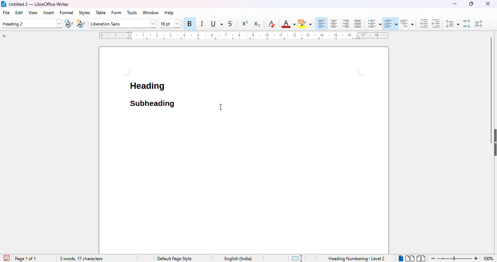  I want to click on set line spacing, so click(452, 24).